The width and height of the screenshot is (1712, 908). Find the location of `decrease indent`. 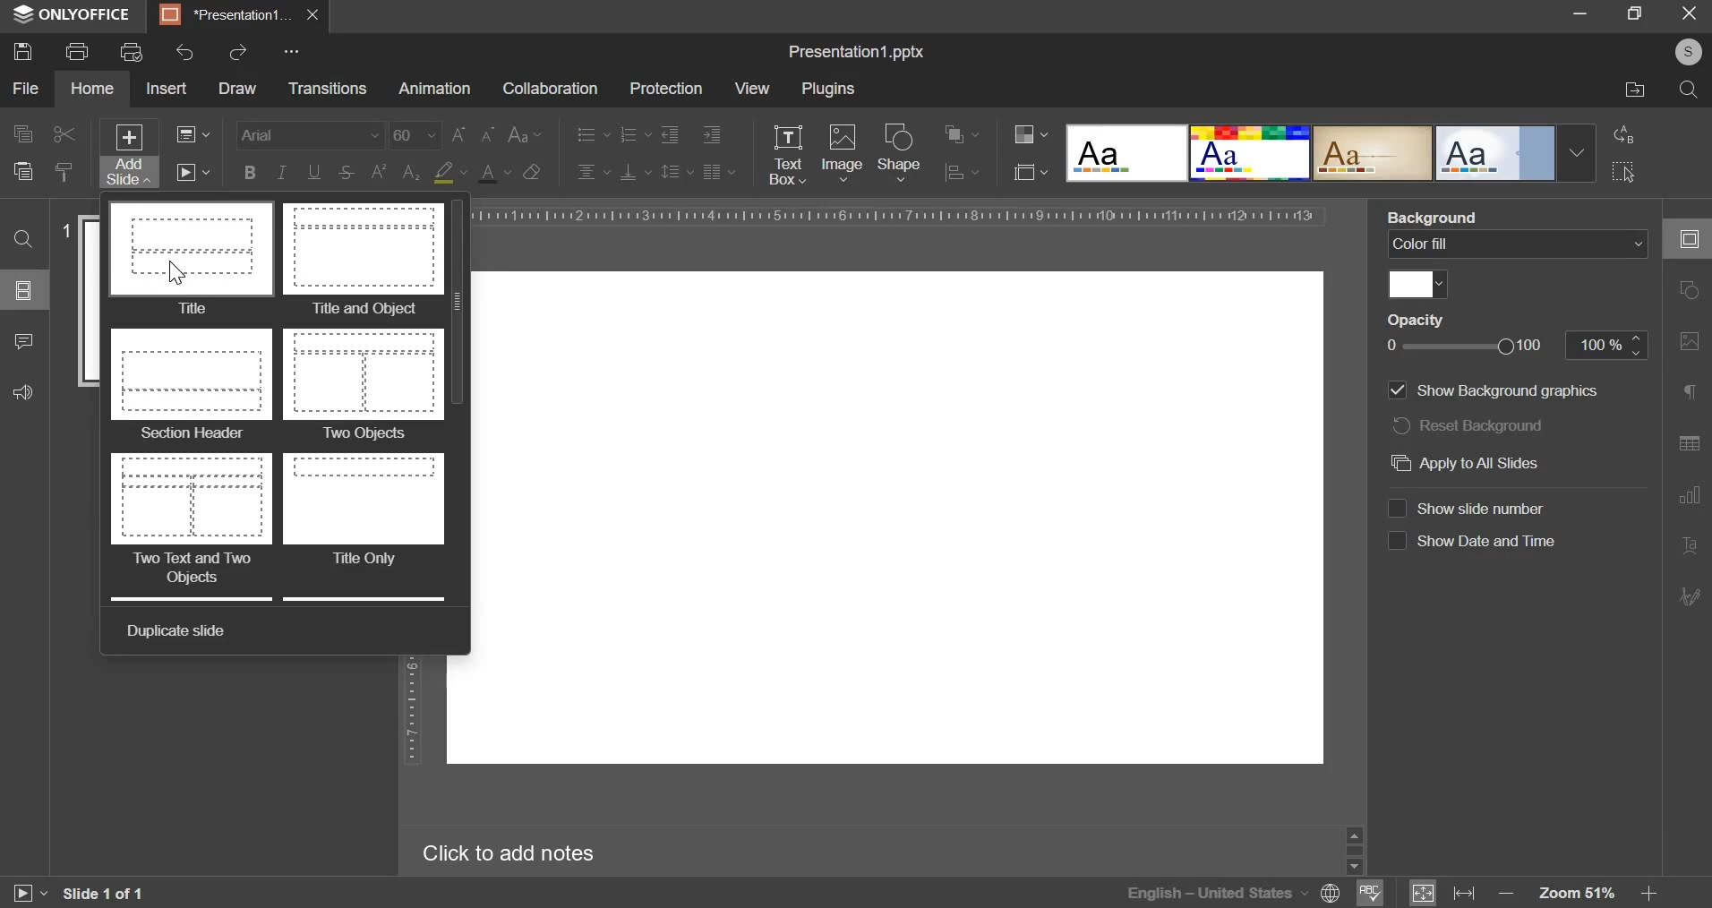

decrease indent is located at coordinates (669, 134).